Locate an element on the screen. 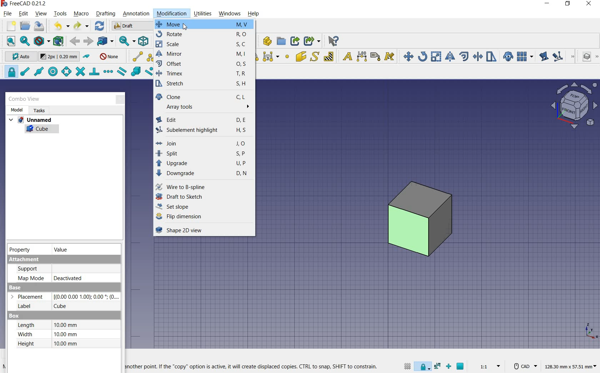 This screenshot has height=373, width=600. Bezier tools is located at coordinates (271, 57).